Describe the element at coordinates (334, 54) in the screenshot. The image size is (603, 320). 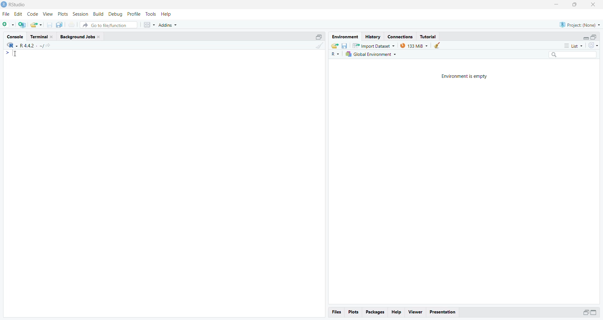
I see `R` at that location.